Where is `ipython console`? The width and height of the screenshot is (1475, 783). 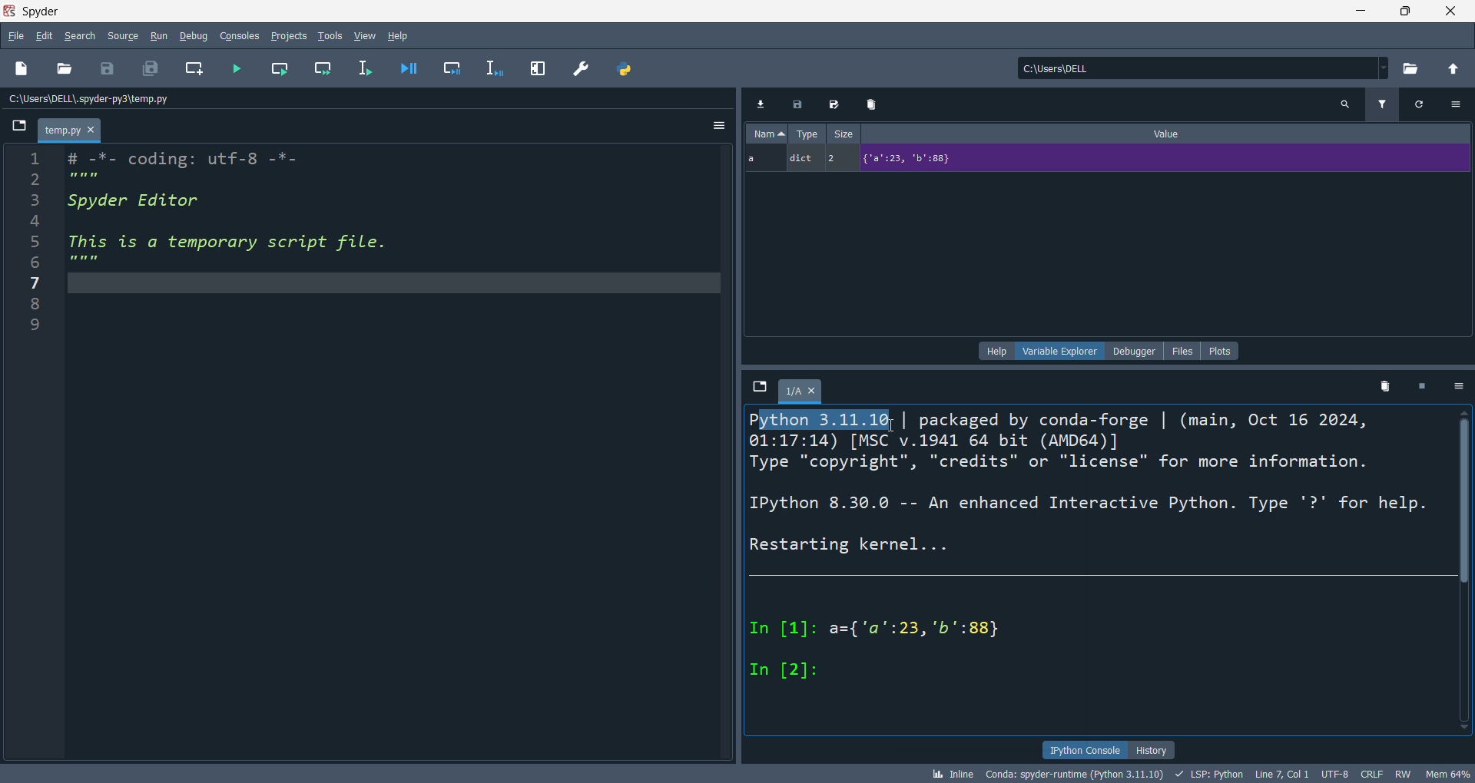
ipython console is located at coordinates (1082, 749).